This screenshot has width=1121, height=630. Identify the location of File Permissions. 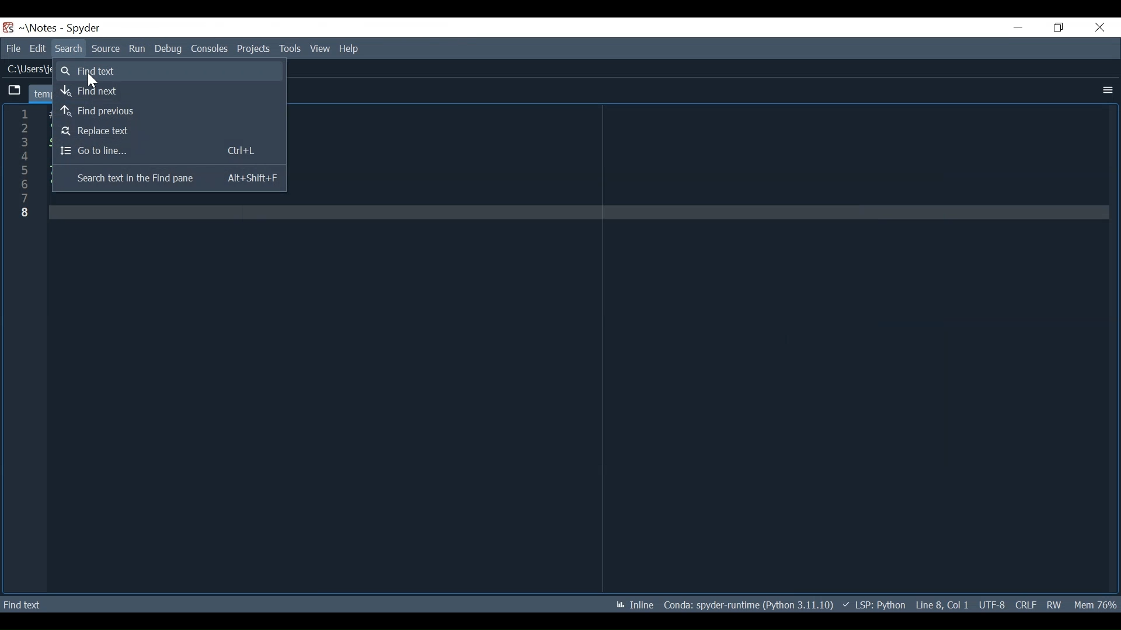
(1058, 603).